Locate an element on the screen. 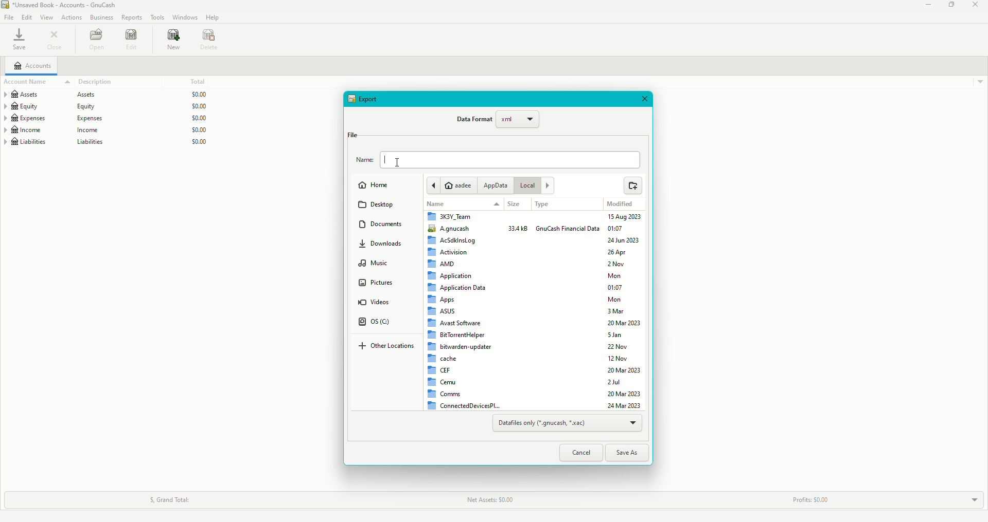 The height and width of the screenshot is (522, 988). File is located at coordinates (352, 134).